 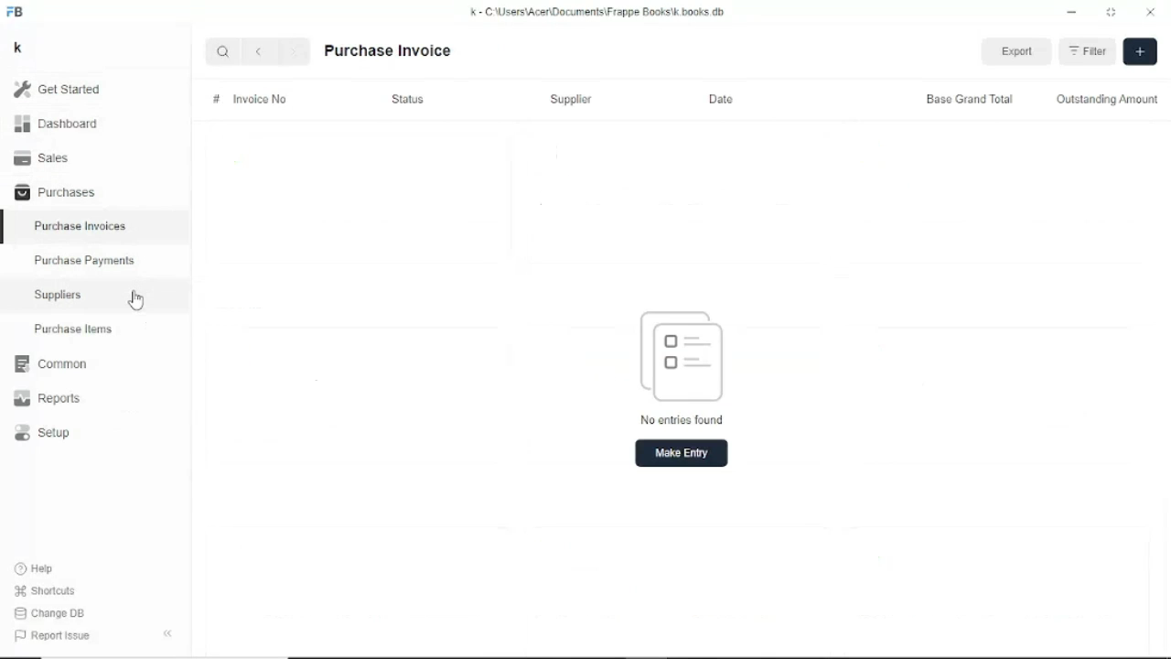 What do you see at coordinates (137, 301) in the screenshot?
I see `Cursor` at bounding box center [137, 301].